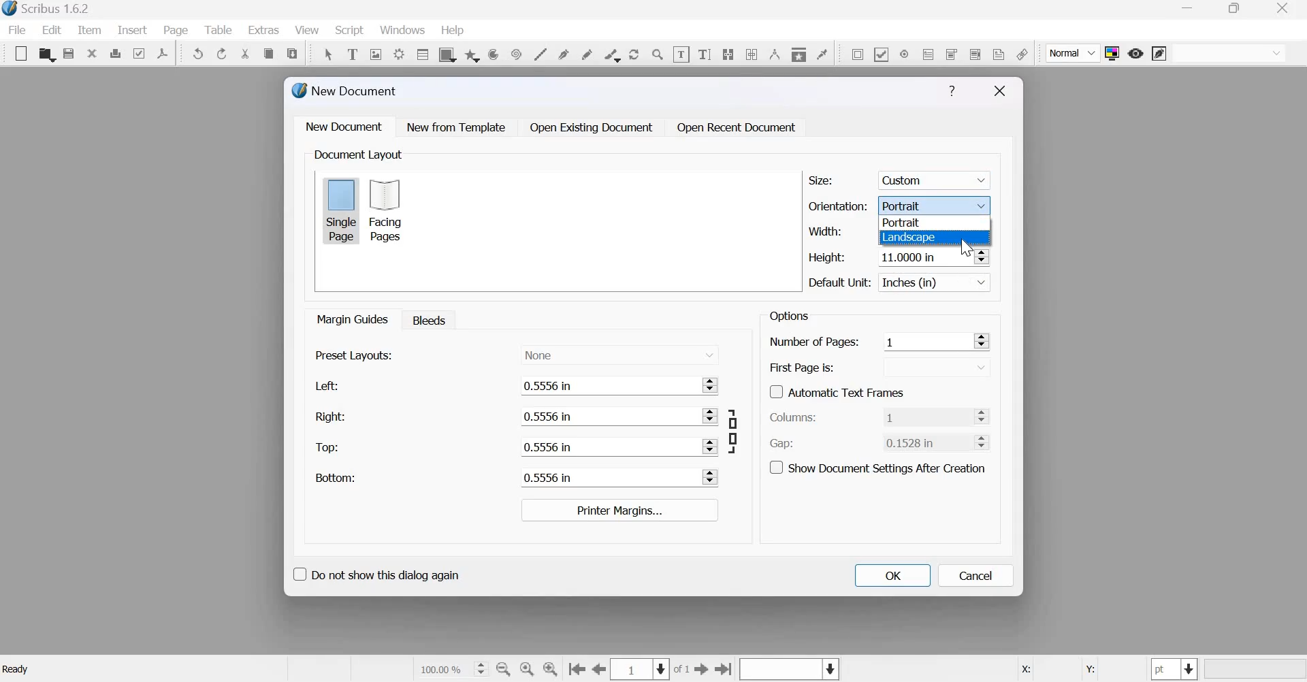 The width and height of the screenshot is (1307, 682). I want to click on shape, so click(446, 54).